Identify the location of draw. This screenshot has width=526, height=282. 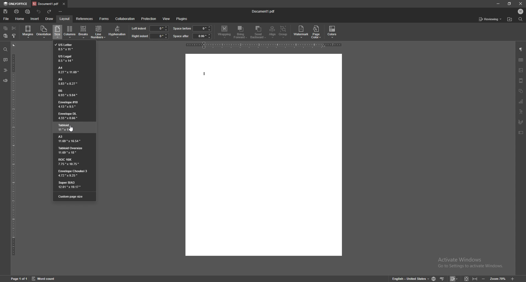
(49, 19).